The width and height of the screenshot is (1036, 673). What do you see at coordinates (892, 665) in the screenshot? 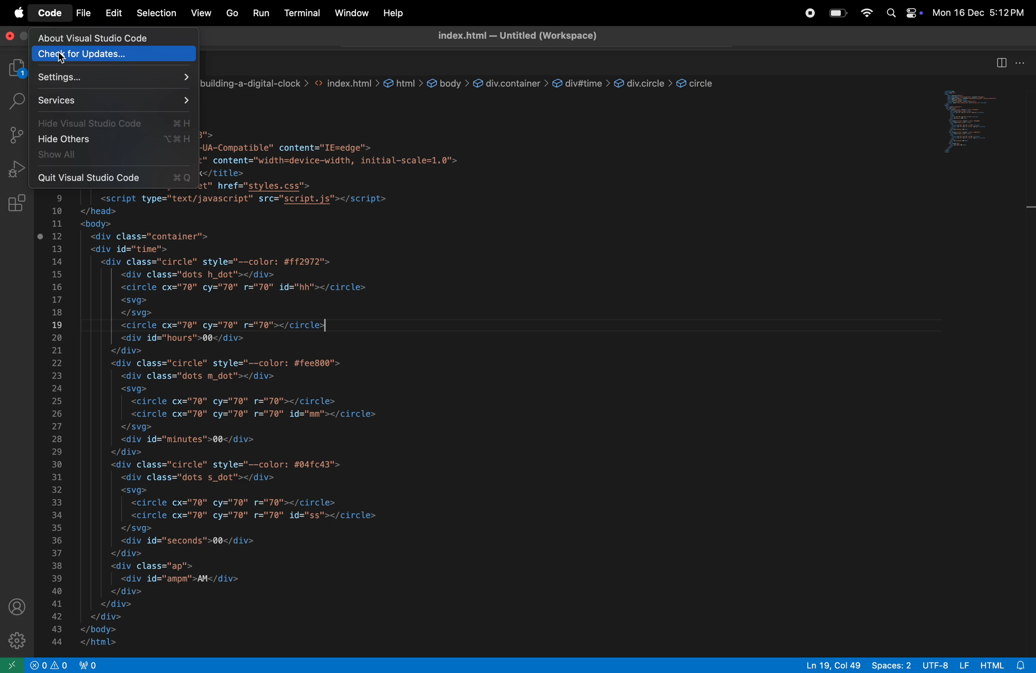
I see `spaces: 2` at bounding box center [892, 665].